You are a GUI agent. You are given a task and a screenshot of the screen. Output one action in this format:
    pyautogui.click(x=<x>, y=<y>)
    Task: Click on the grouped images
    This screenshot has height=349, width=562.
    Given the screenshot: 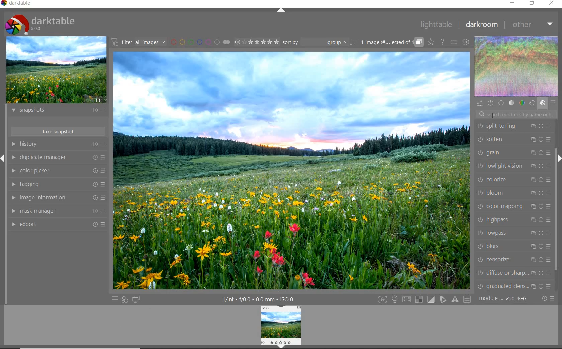 What is the action you would take?
    pyautogui.click(x=391, y=43)
    